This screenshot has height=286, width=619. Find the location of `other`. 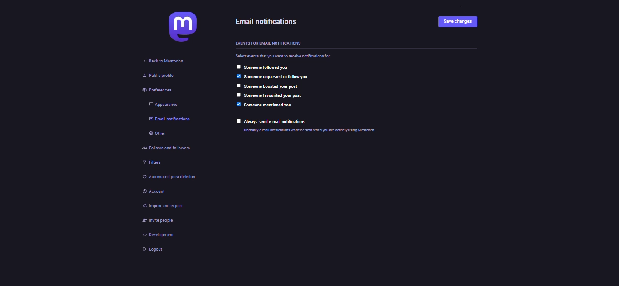

other is located at coordinates (158, 133).